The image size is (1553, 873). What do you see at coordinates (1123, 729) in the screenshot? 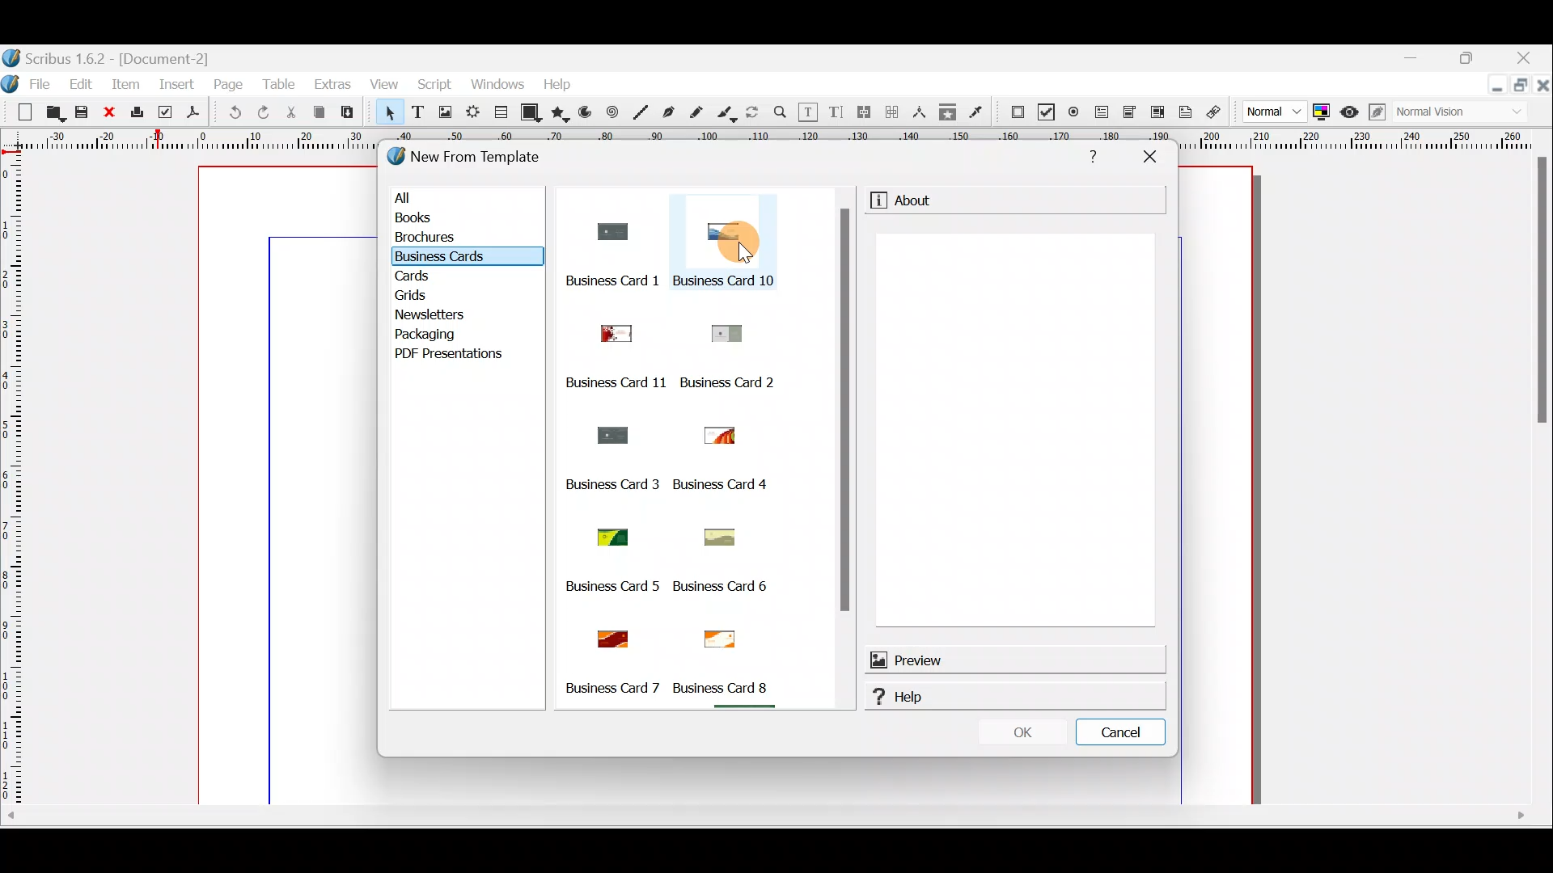
I see `Cancel` at bounding box center [1123, 729].